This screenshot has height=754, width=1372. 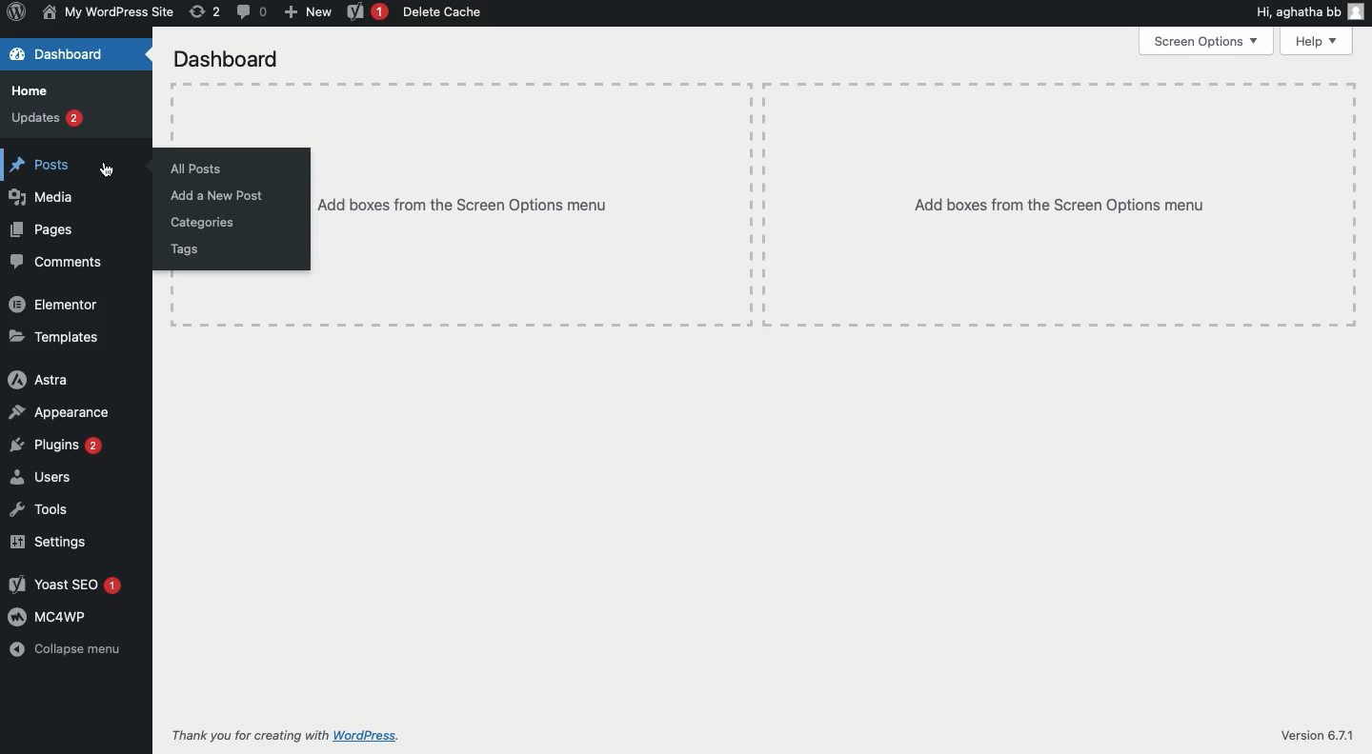 I want to click on Astra, so click(x=39, y=379).